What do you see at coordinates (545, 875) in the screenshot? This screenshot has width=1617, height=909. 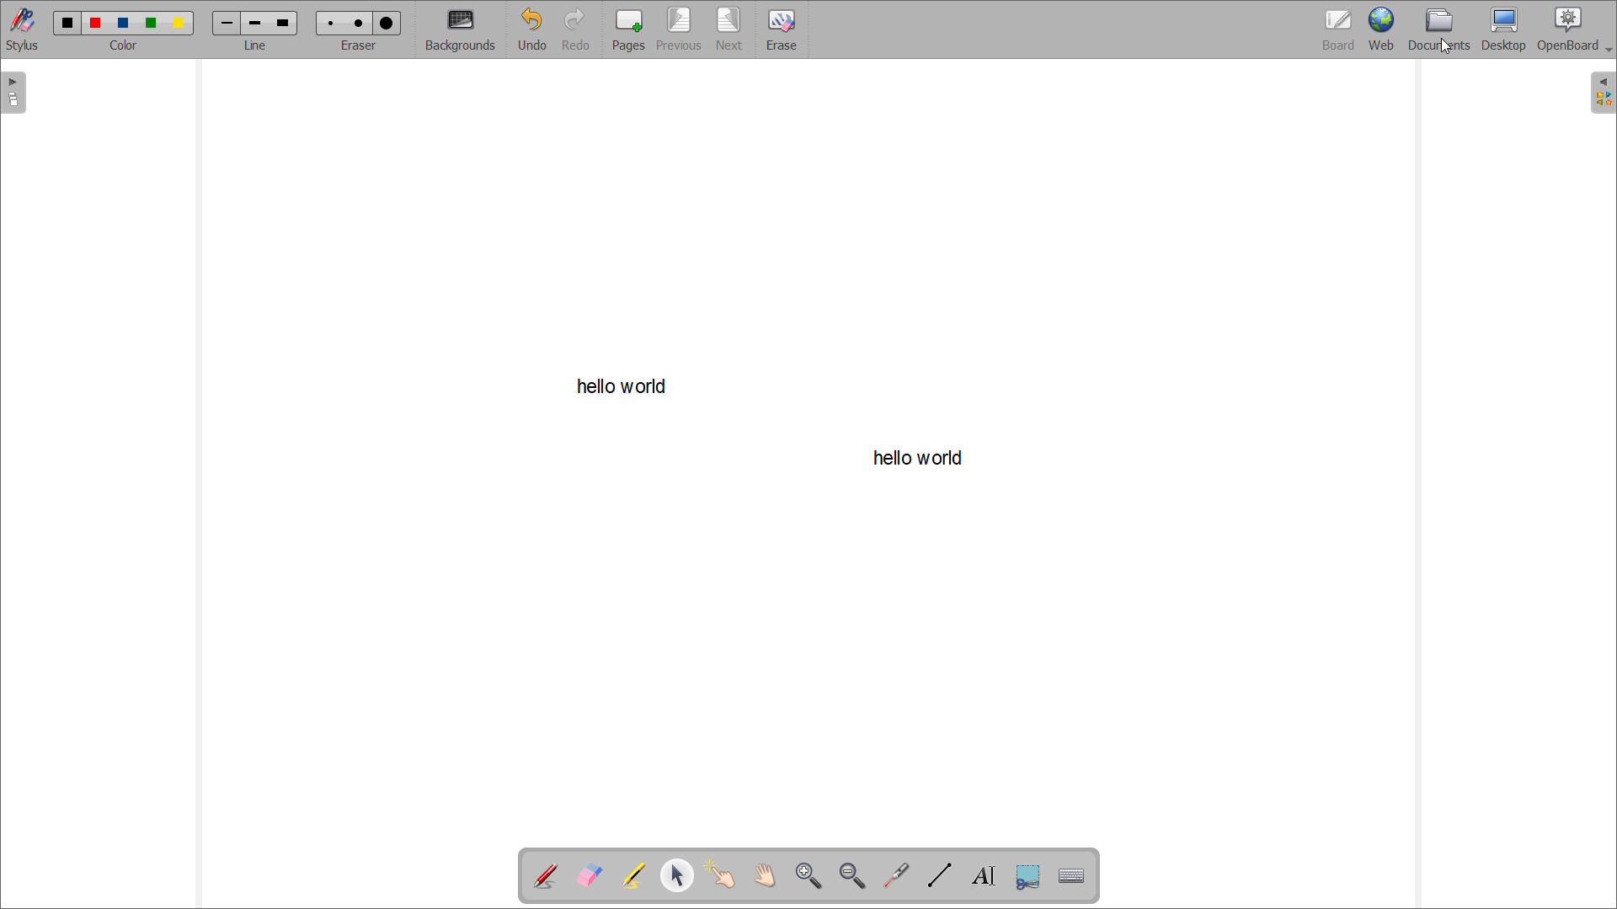 I see `add annotation` at bounding box center [545, 875].